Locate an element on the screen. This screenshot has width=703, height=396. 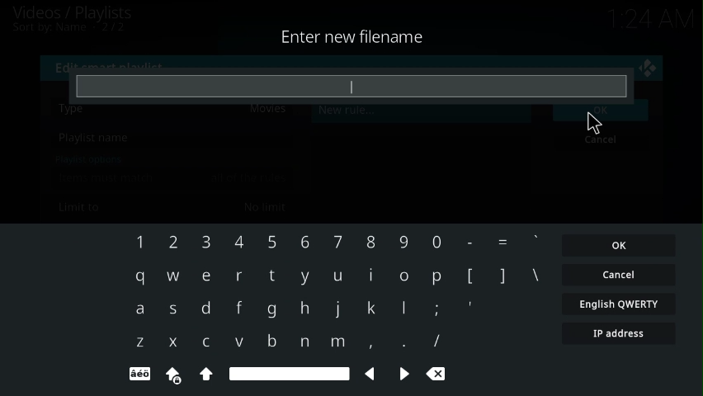
type is located at coordinates (79, 109).